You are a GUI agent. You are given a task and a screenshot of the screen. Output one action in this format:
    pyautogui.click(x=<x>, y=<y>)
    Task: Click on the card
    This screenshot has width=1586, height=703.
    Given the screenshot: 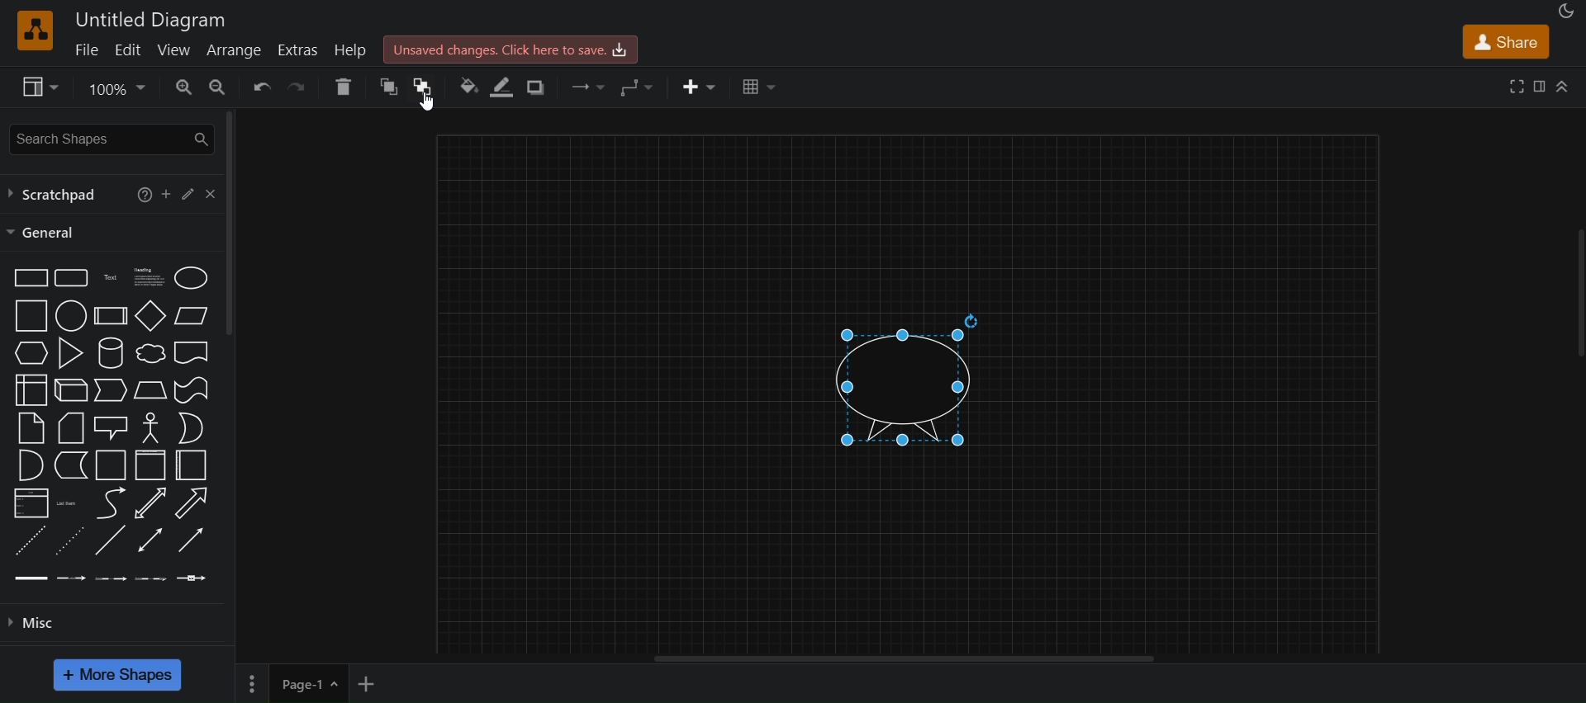 What is the action you would take?
    pyautogui.click(x=69, y=427)
    